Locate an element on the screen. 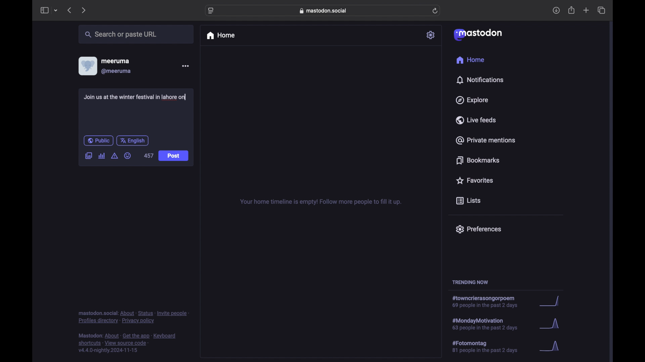  Join us at the winter festival in lahore on is located at coordinates (136, 97).